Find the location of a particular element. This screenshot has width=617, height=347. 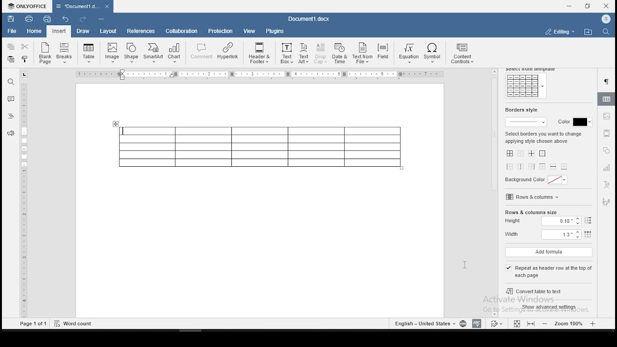

select workspace is located at coordinates (559, 31).